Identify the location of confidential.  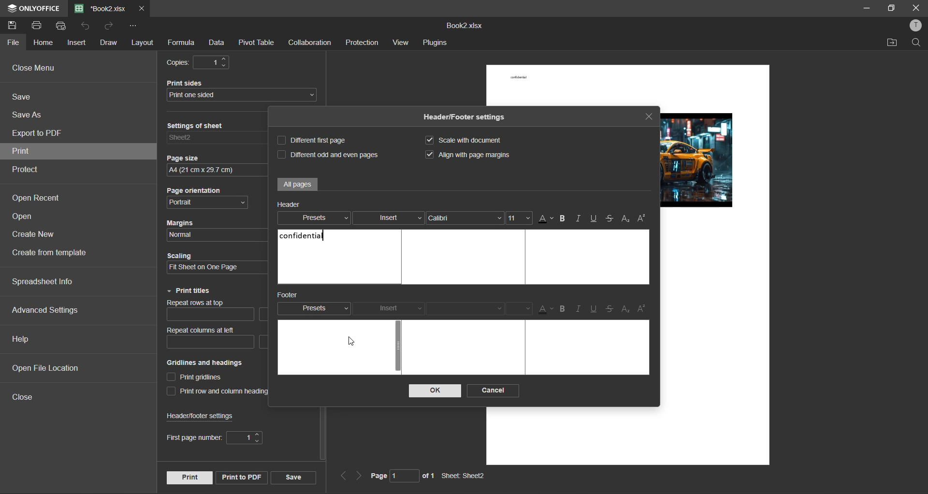
(519, 77).